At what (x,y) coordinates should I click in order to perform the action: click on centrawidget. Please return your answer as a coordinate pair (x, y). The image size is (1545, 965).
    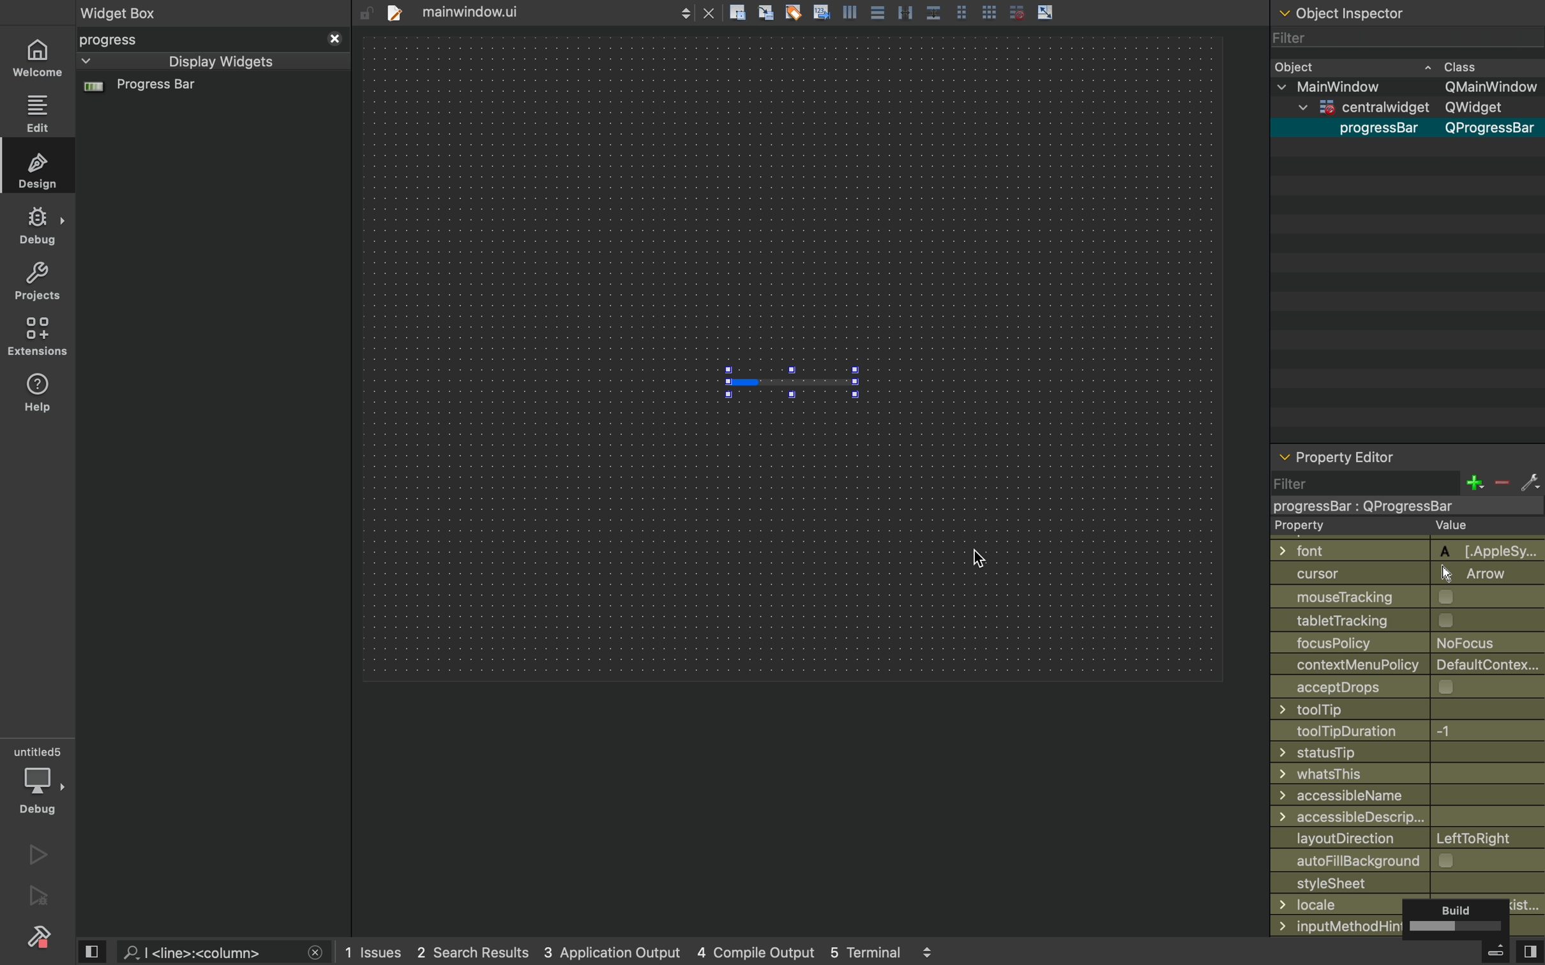
    Looking at the image, I should click on (1401, 109).